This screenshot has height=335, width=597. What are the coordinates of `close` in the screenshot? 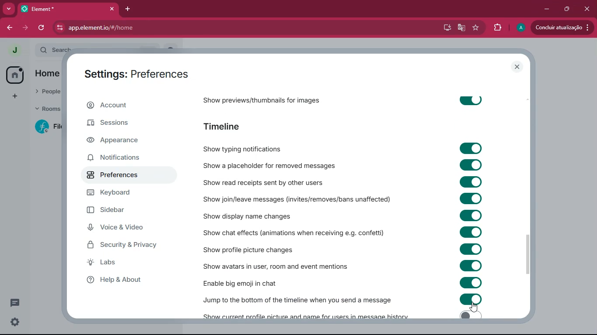 It's located at (517, 66).